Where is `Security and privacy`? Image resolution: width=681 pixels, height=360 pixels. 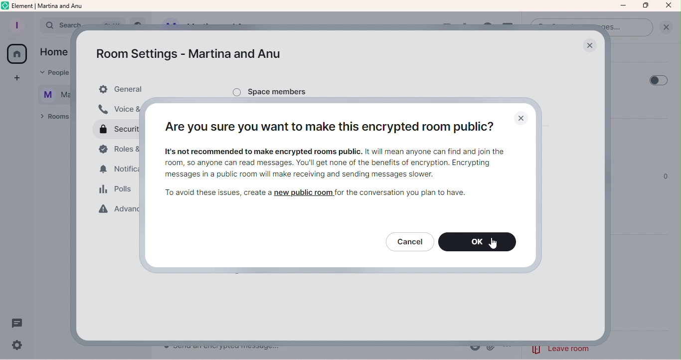 Security and privacy is located at coordinates (116, 130).